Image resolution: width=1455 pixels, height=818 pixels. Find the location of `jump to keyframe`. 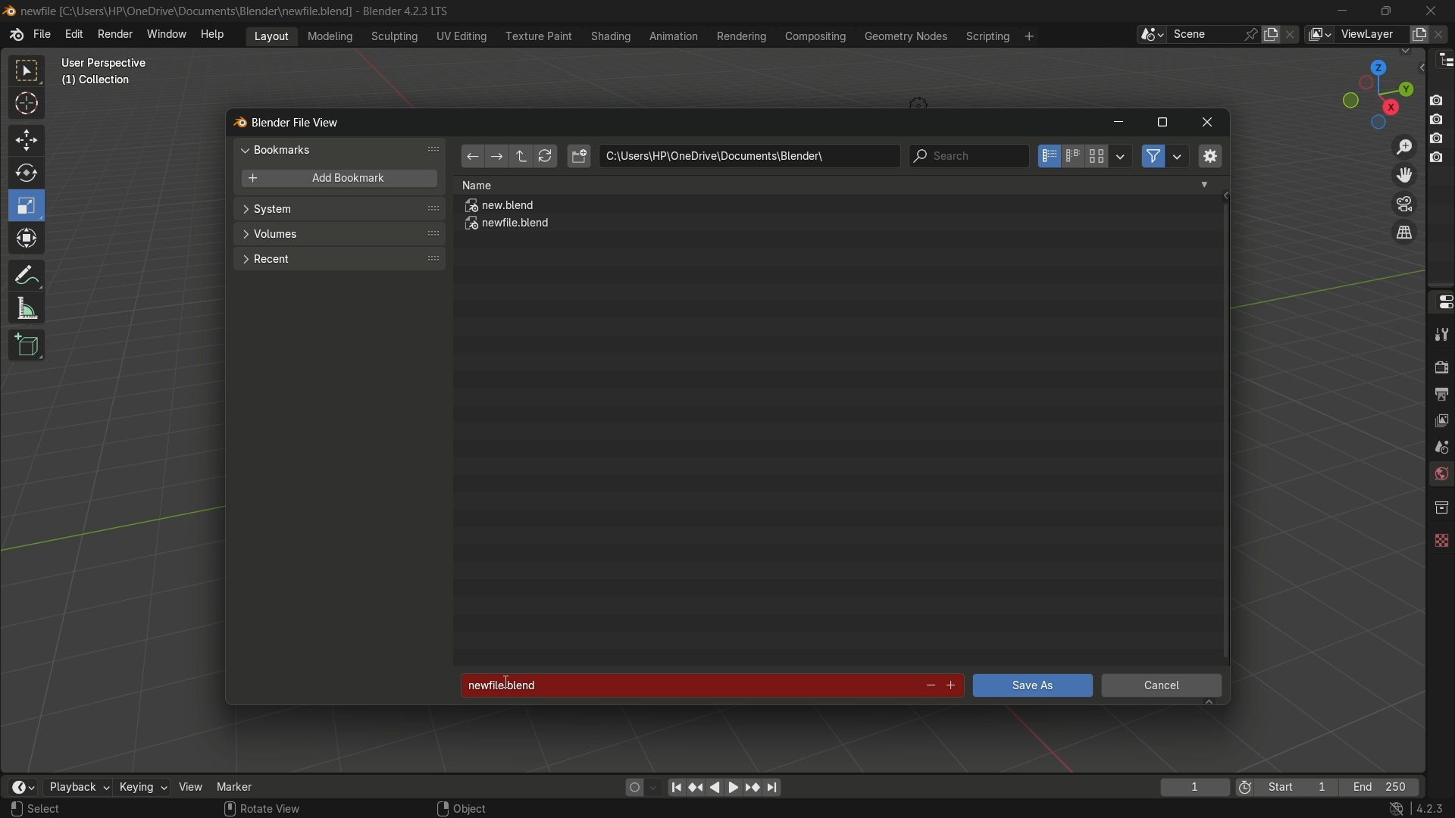

jump to keyframe is located at coordinates (753, 786).